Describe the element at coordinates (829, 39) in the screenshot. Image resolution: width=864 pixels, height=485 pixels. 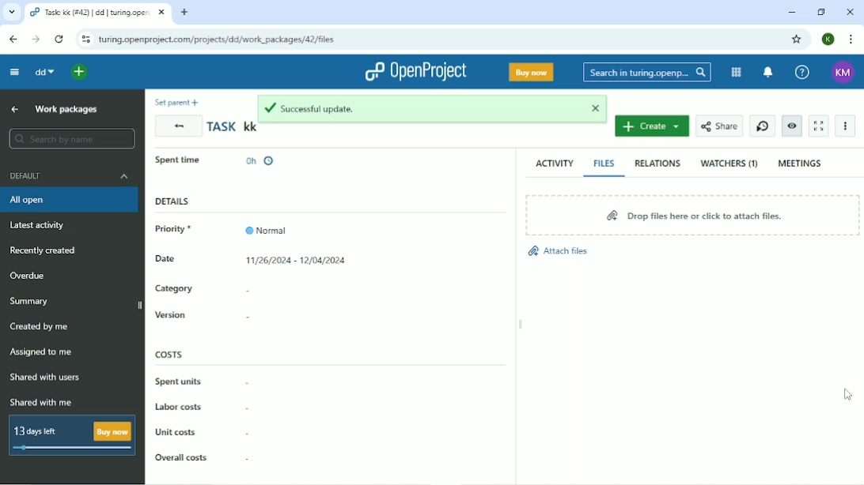
I see `K` at that location.